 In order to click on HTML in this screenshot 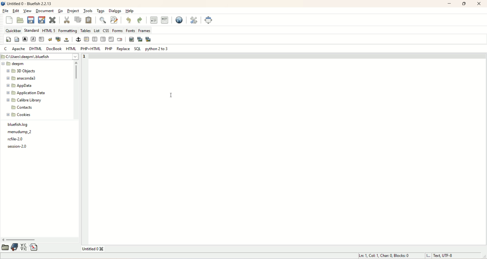, I will do `click(71, 49)`.